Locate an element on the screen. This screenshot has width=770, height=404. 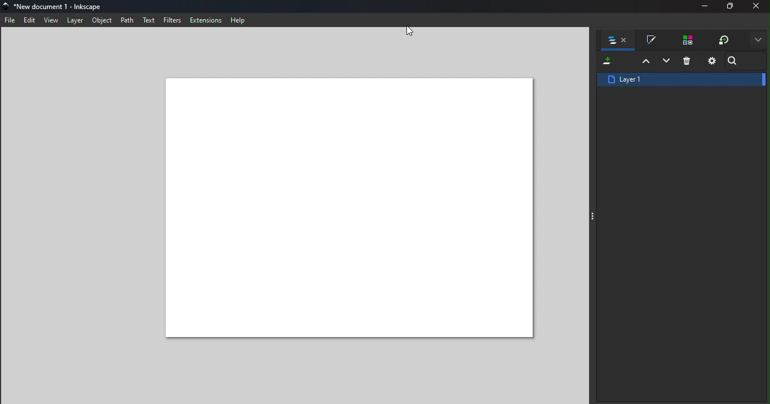
Maximize is located at coordinates (734, 7).